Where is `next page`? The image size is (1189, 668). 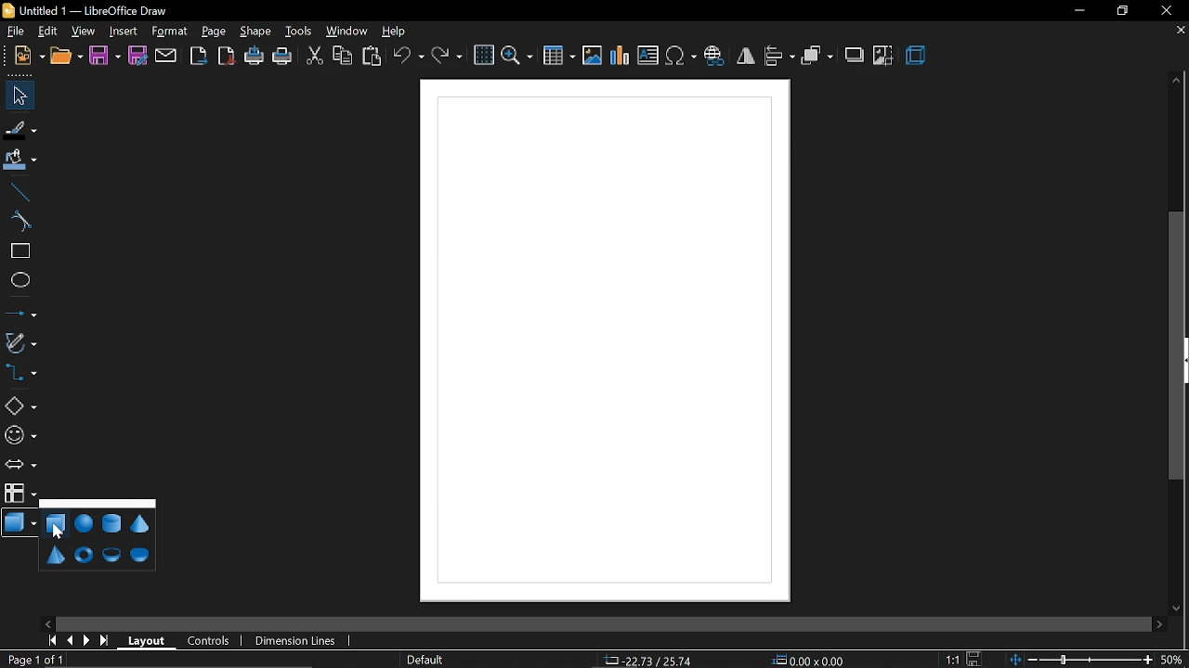
next page is located at coordinates (85, 640).